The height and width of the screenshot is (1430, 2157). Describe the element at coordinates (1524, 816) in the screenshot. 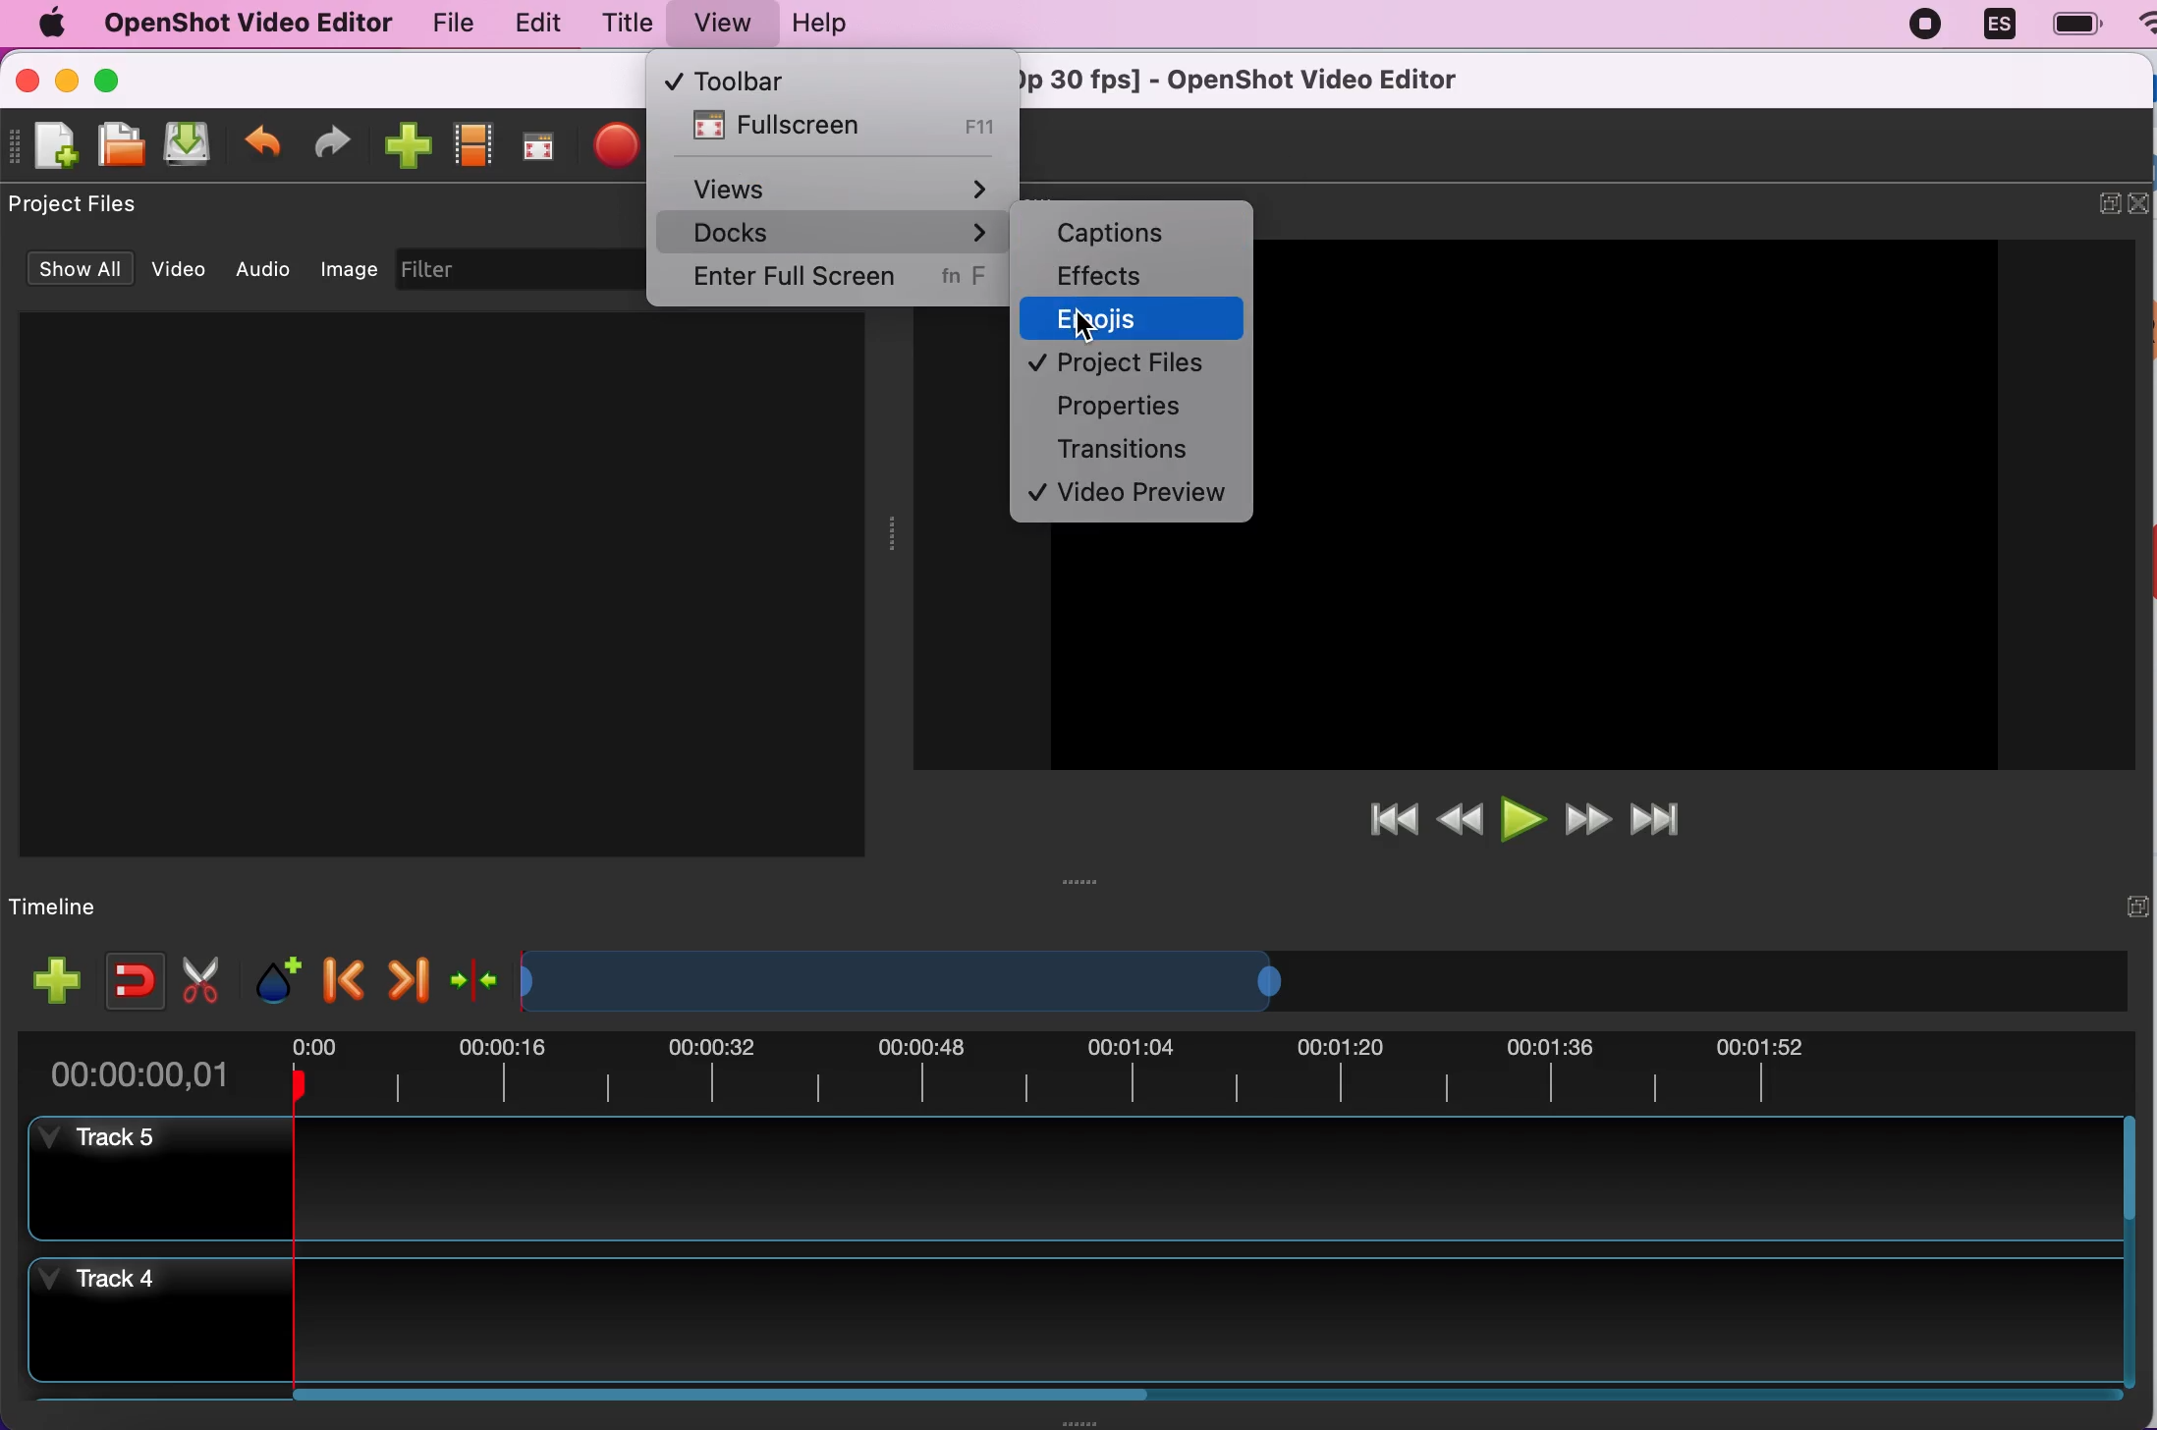

I see `play` at that location.